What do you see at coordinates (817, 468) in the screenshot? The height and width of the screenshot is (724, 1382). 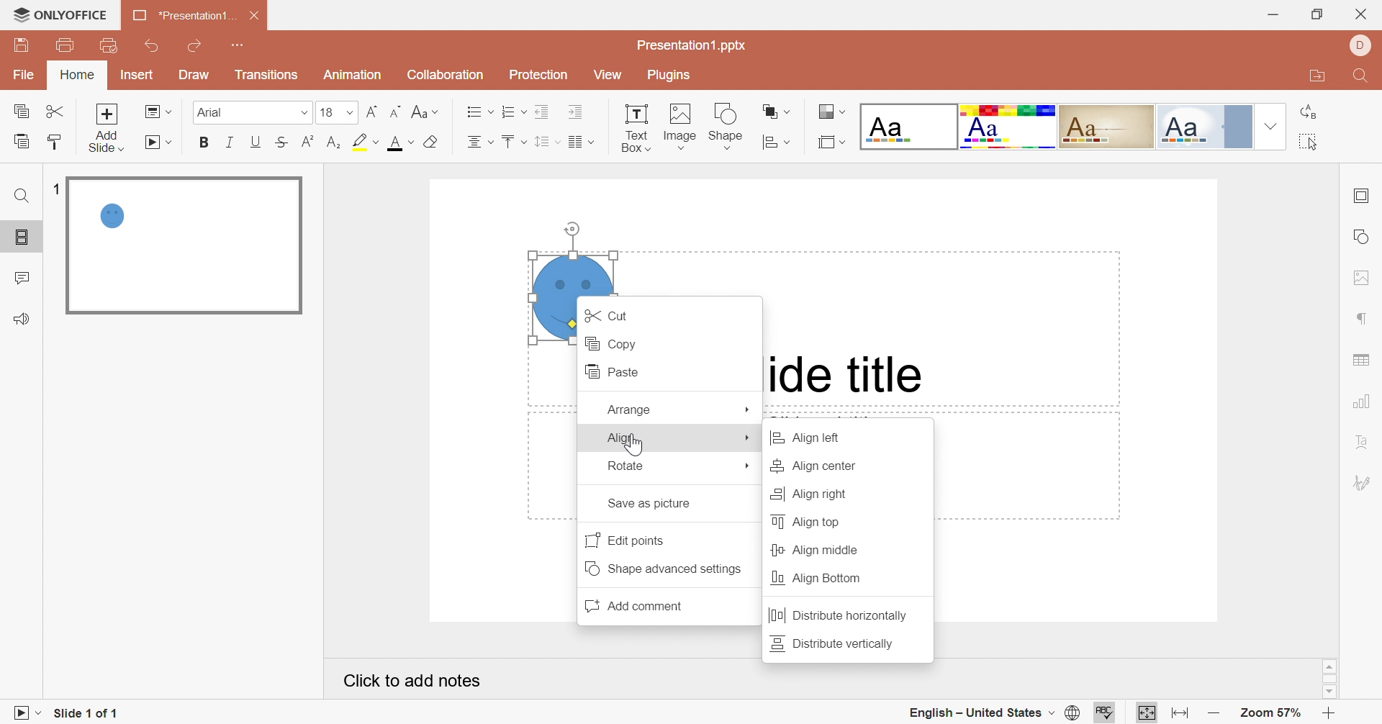 I see `Align Center` at bounding box center [817, 468].